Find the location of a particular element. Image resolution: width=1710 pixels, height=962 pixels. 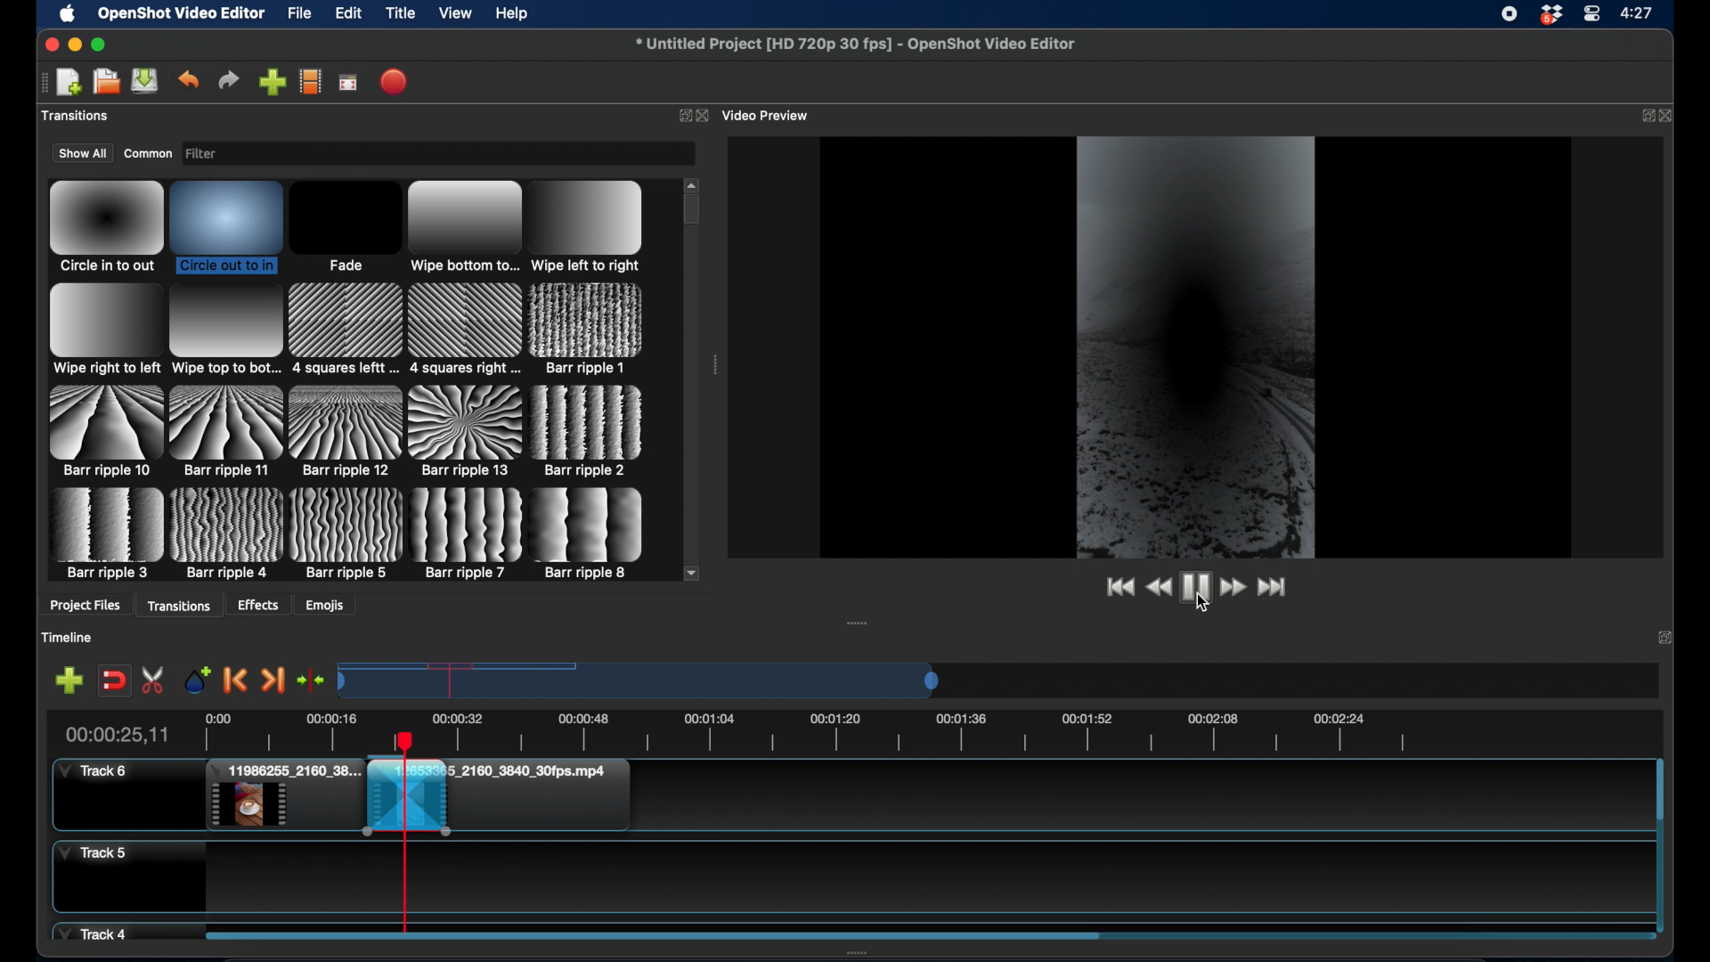

file name is located at coordinates (857, 45).